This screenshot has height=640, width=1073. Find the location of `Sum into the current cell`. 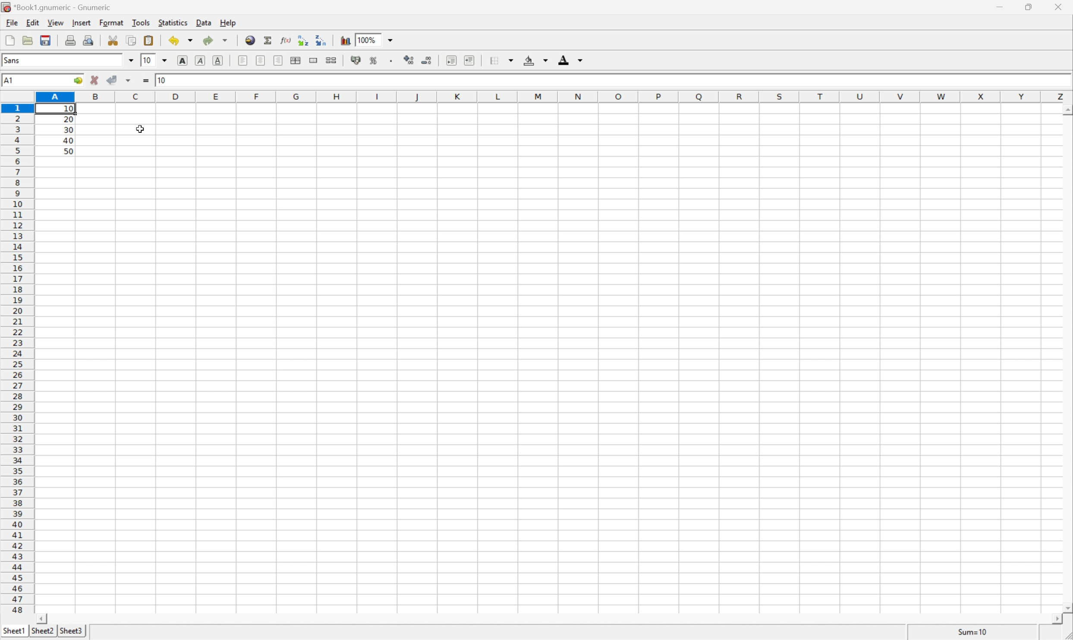

Sum into the current cell is located at coordinates (268, 40).